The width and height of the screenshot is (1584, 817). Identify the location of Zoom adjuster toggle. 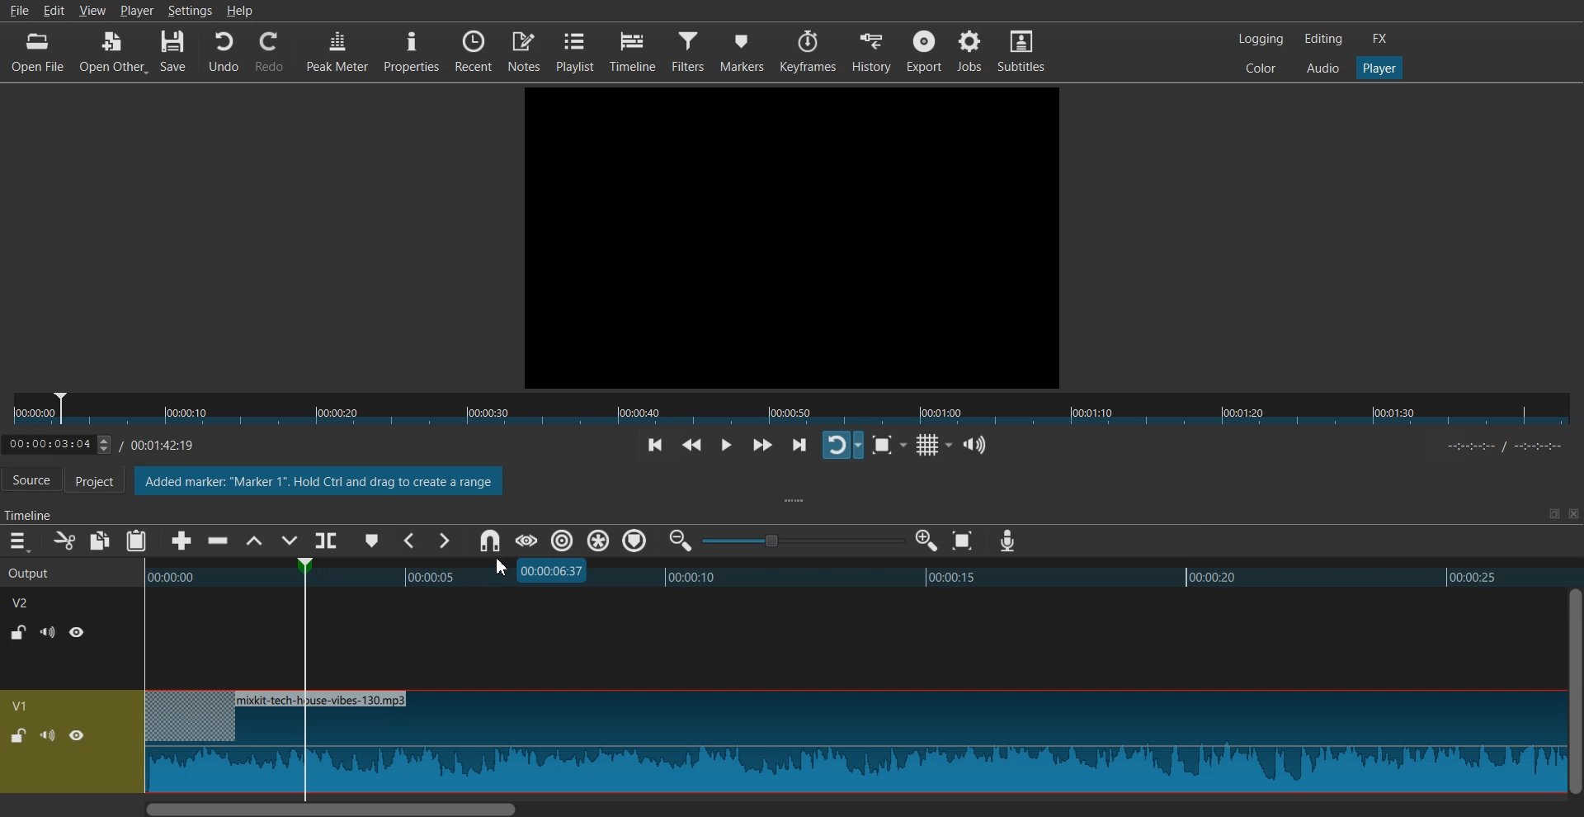
(803, 541).